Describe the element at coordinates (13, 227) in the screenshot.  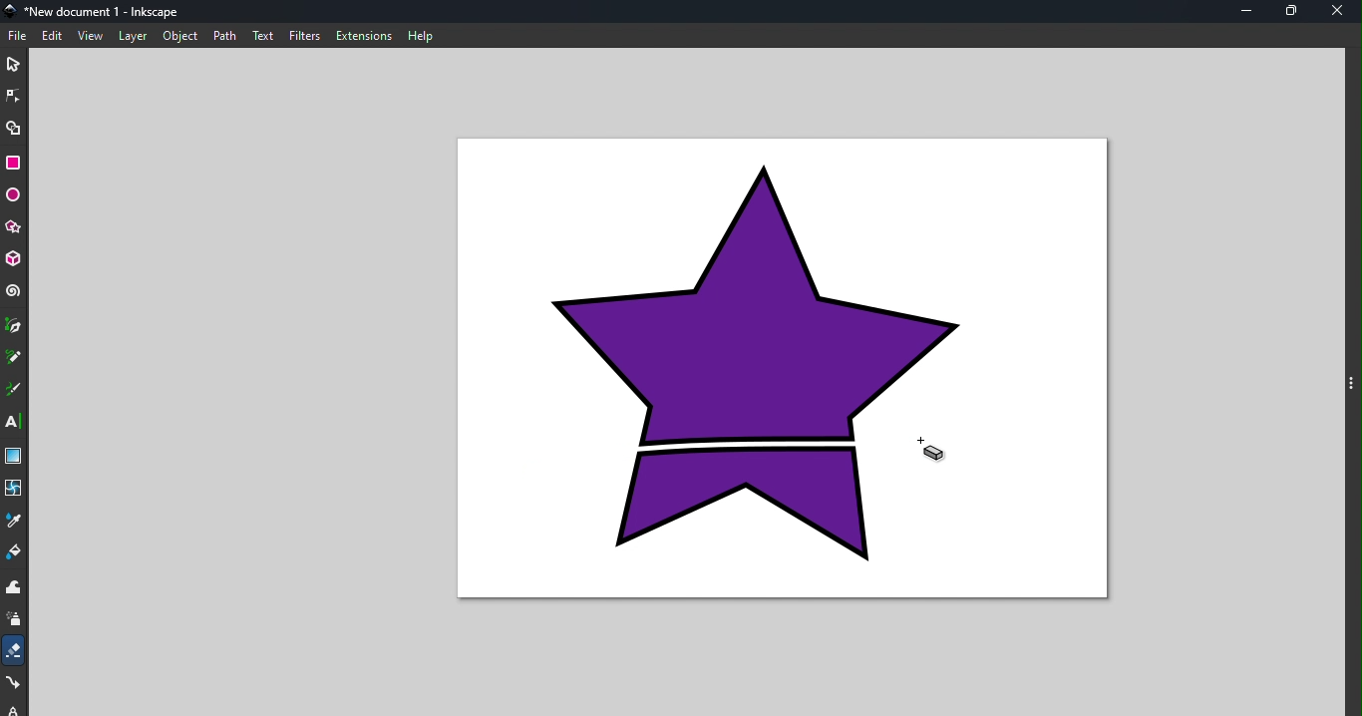
I see `star/polygon` at that location.